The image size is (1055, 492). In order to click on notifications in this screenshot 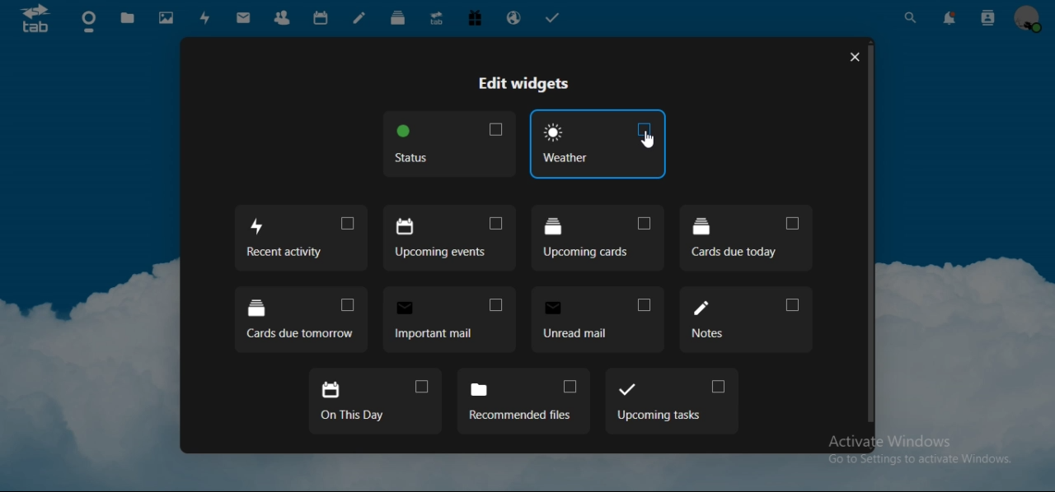, I will do `click(947, 18)`.